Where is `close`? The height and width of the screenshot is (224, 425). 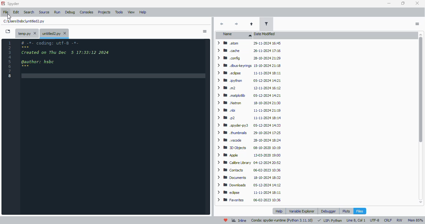 close is located at coordinates (418, 3).